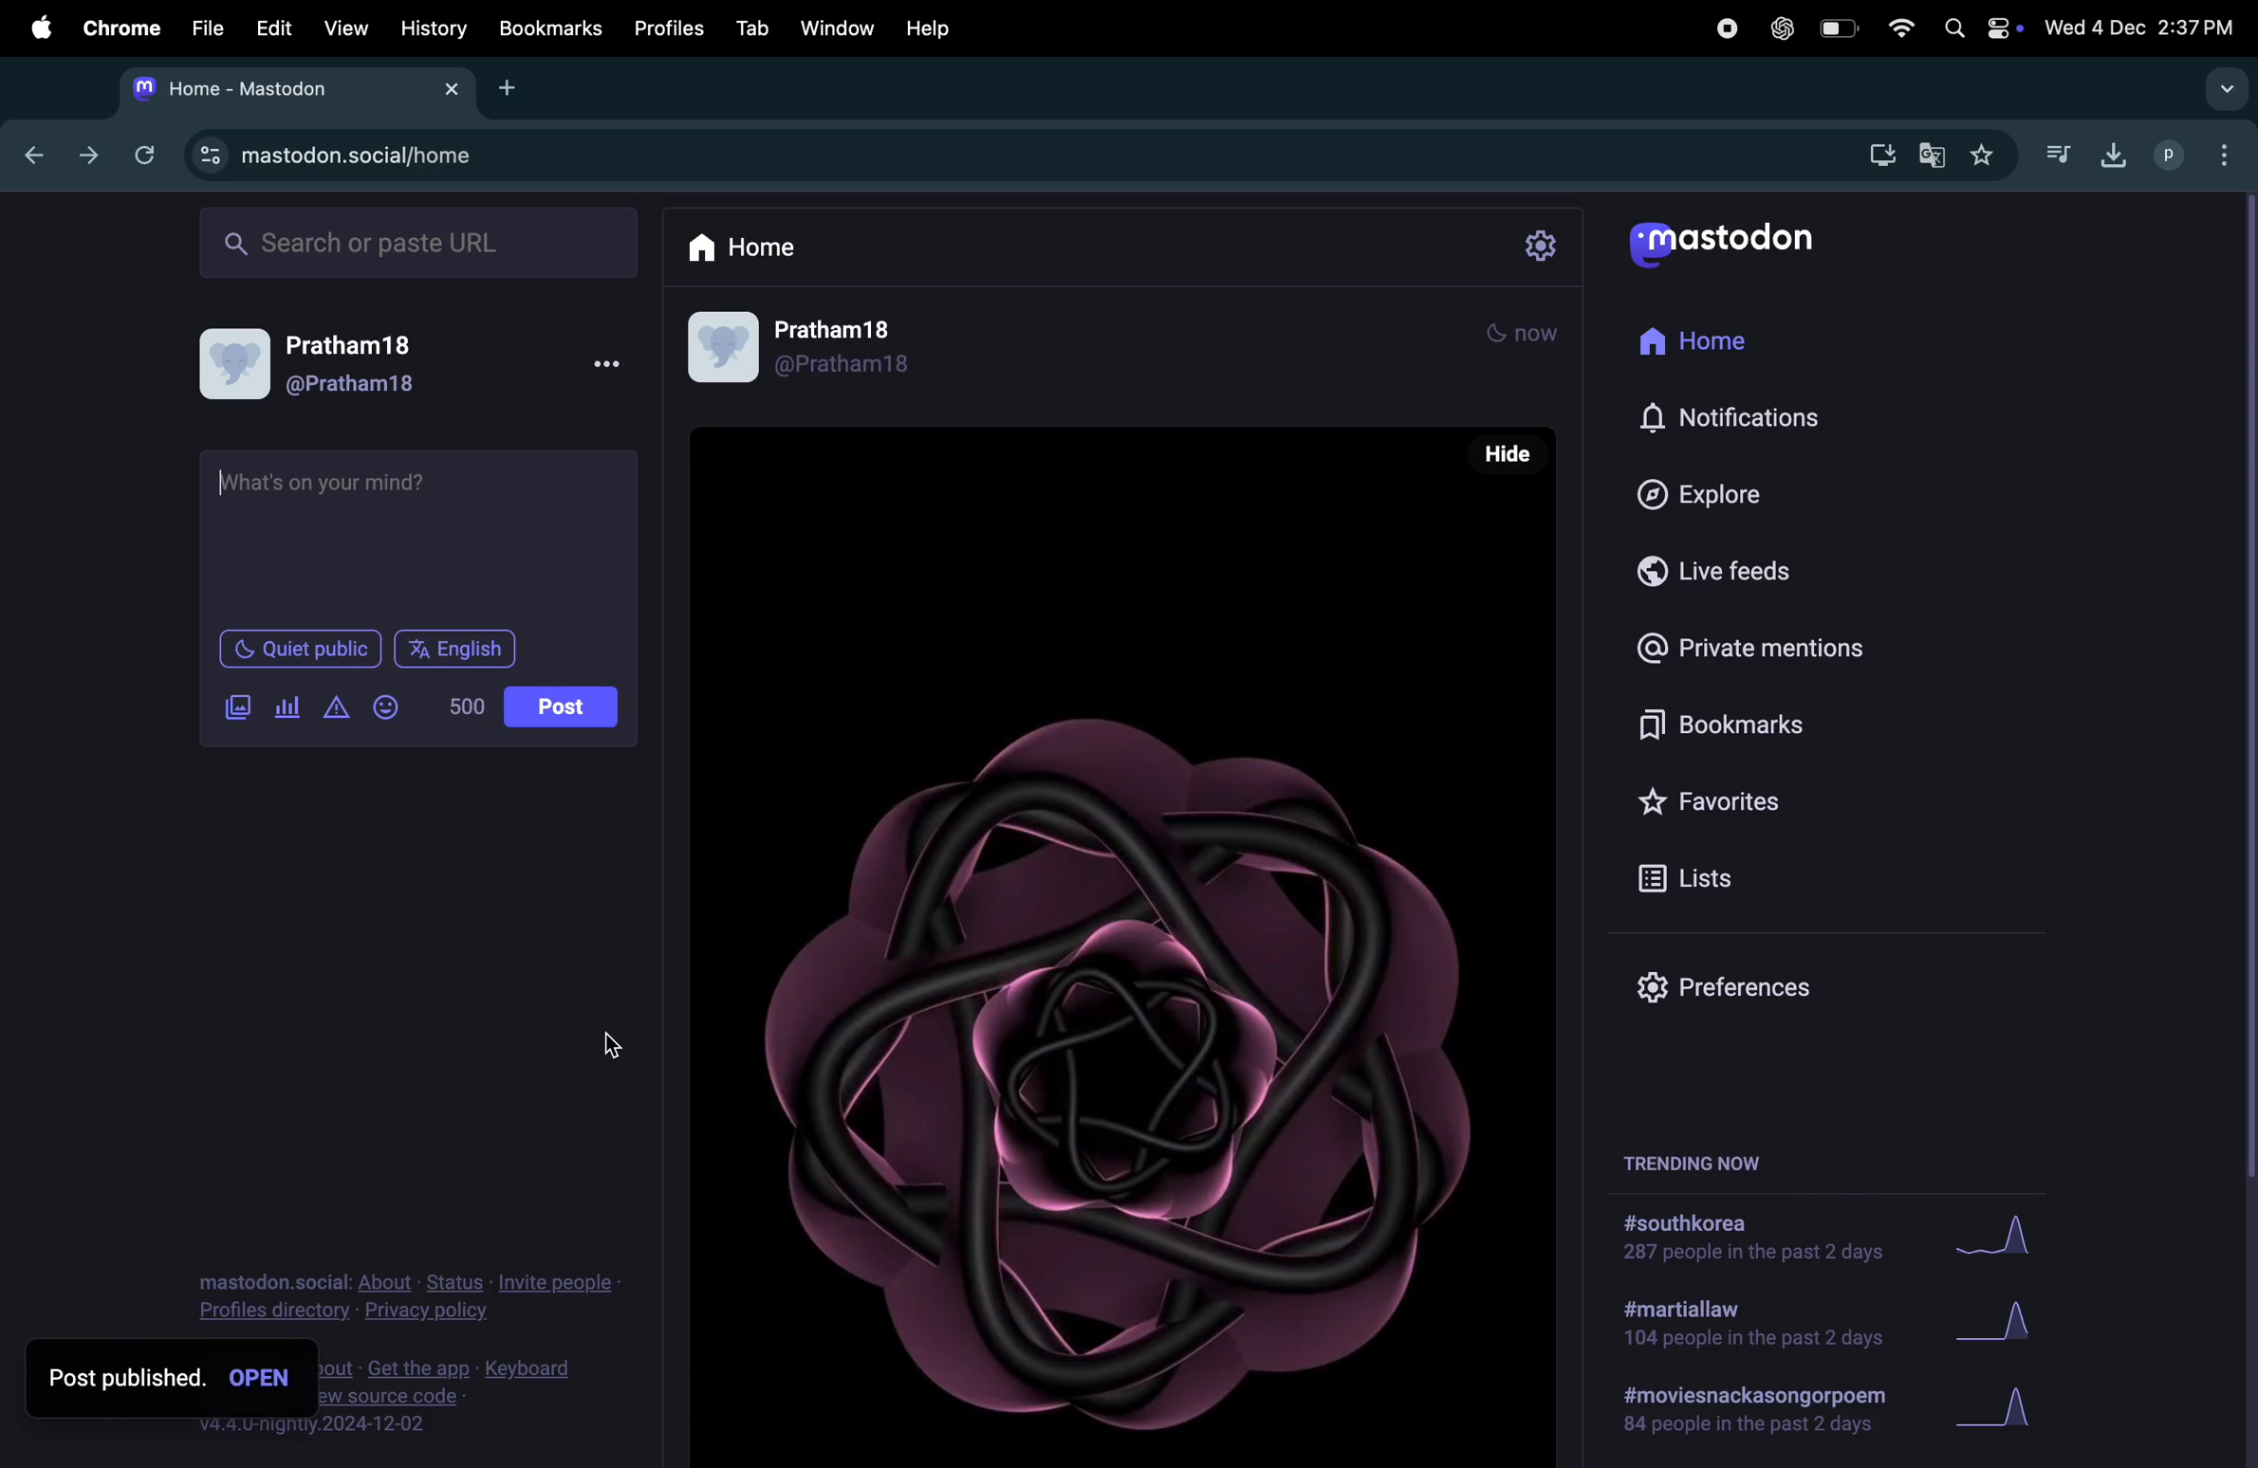 The height and width of the screenshot is (1468, 2258). Describe the element at coordinates (479, 1392) in the screenshot. I see `view source code` at that location.